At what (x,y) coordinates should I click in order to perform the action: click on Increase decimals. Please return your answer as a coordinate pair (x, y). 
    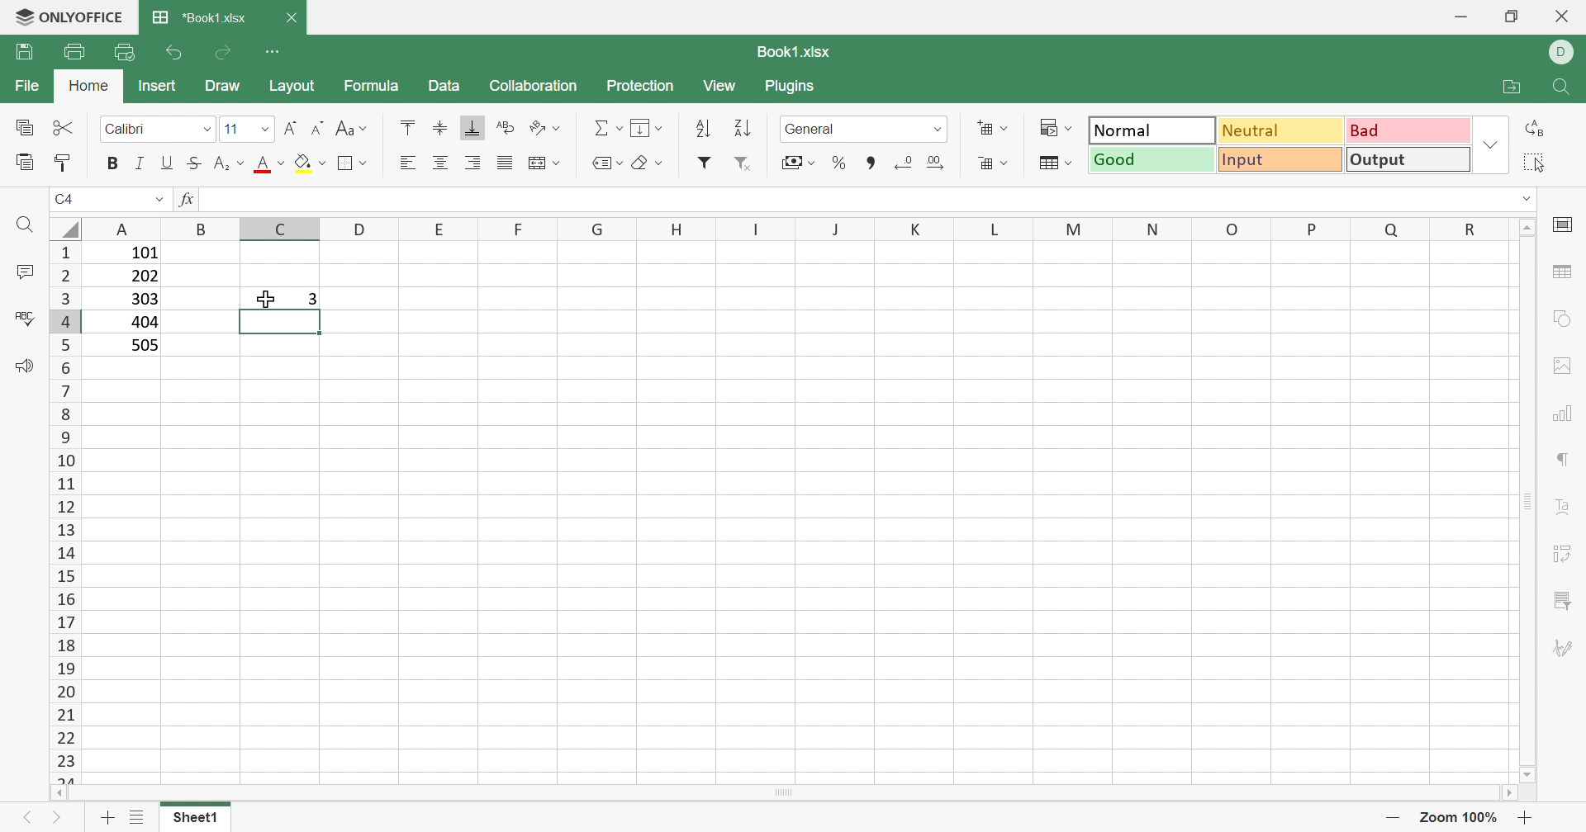
    Looking at the image, I should click on (940, 163).